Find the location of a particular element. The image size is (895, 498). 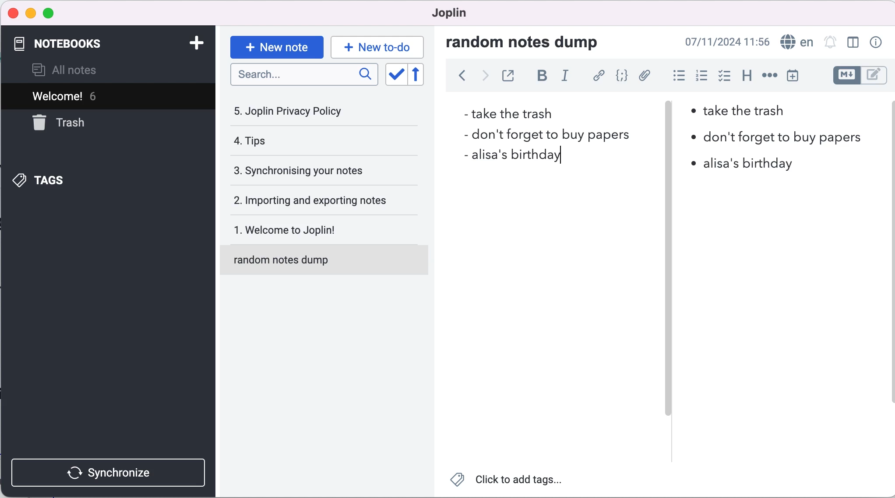

check box is located at coordinates (722, 76).